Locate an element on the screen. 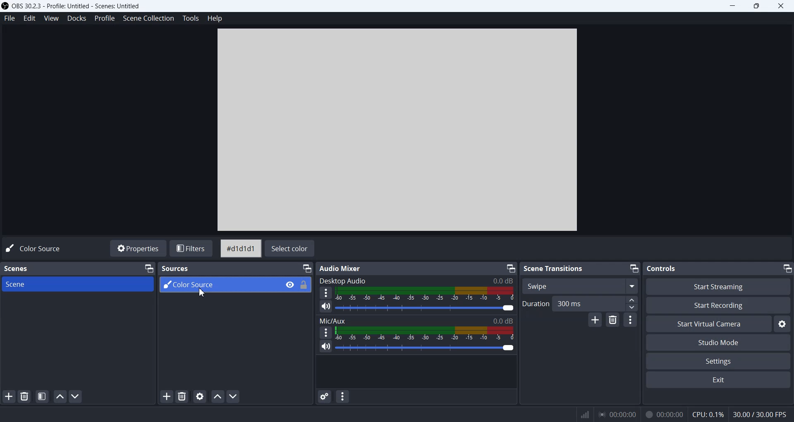 The image size is (794, 422). More is located at coordinates (326, 293).